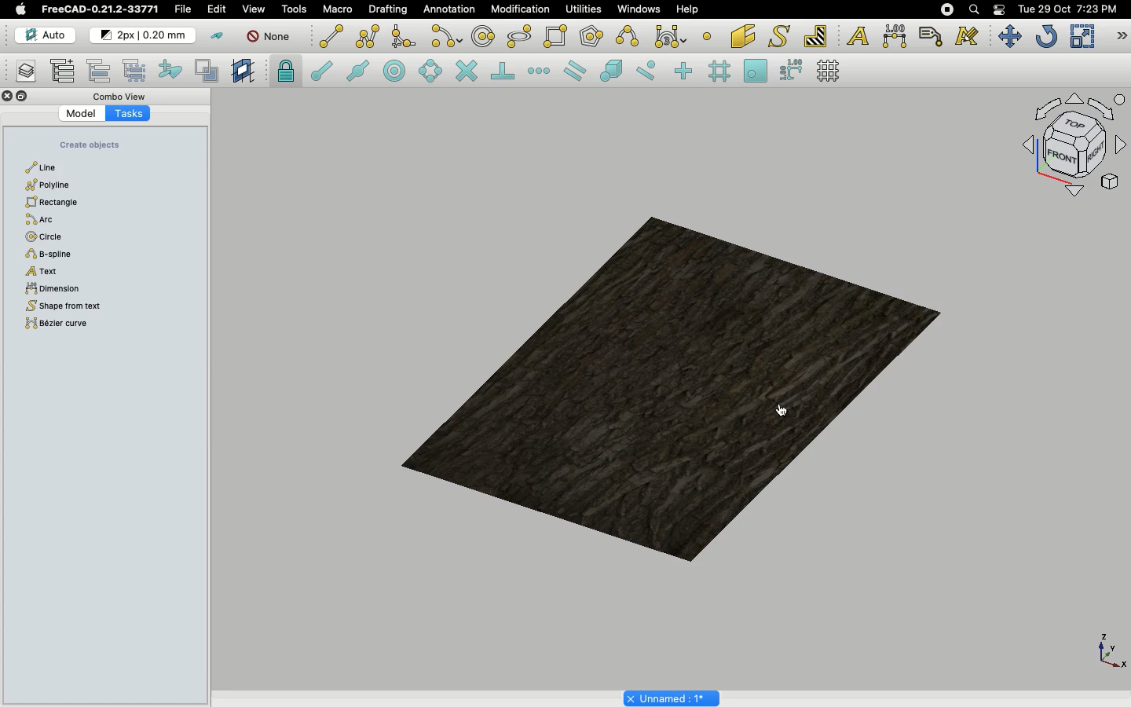  I want to click on Click, so click(786, 412).